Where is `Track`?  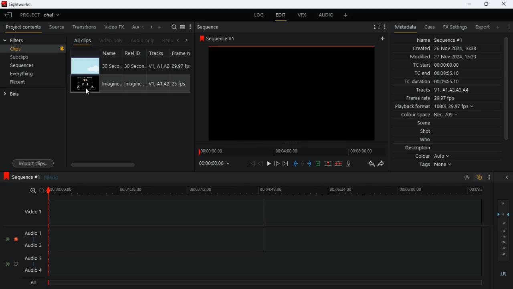
Track is located at coordinates (160, 66).